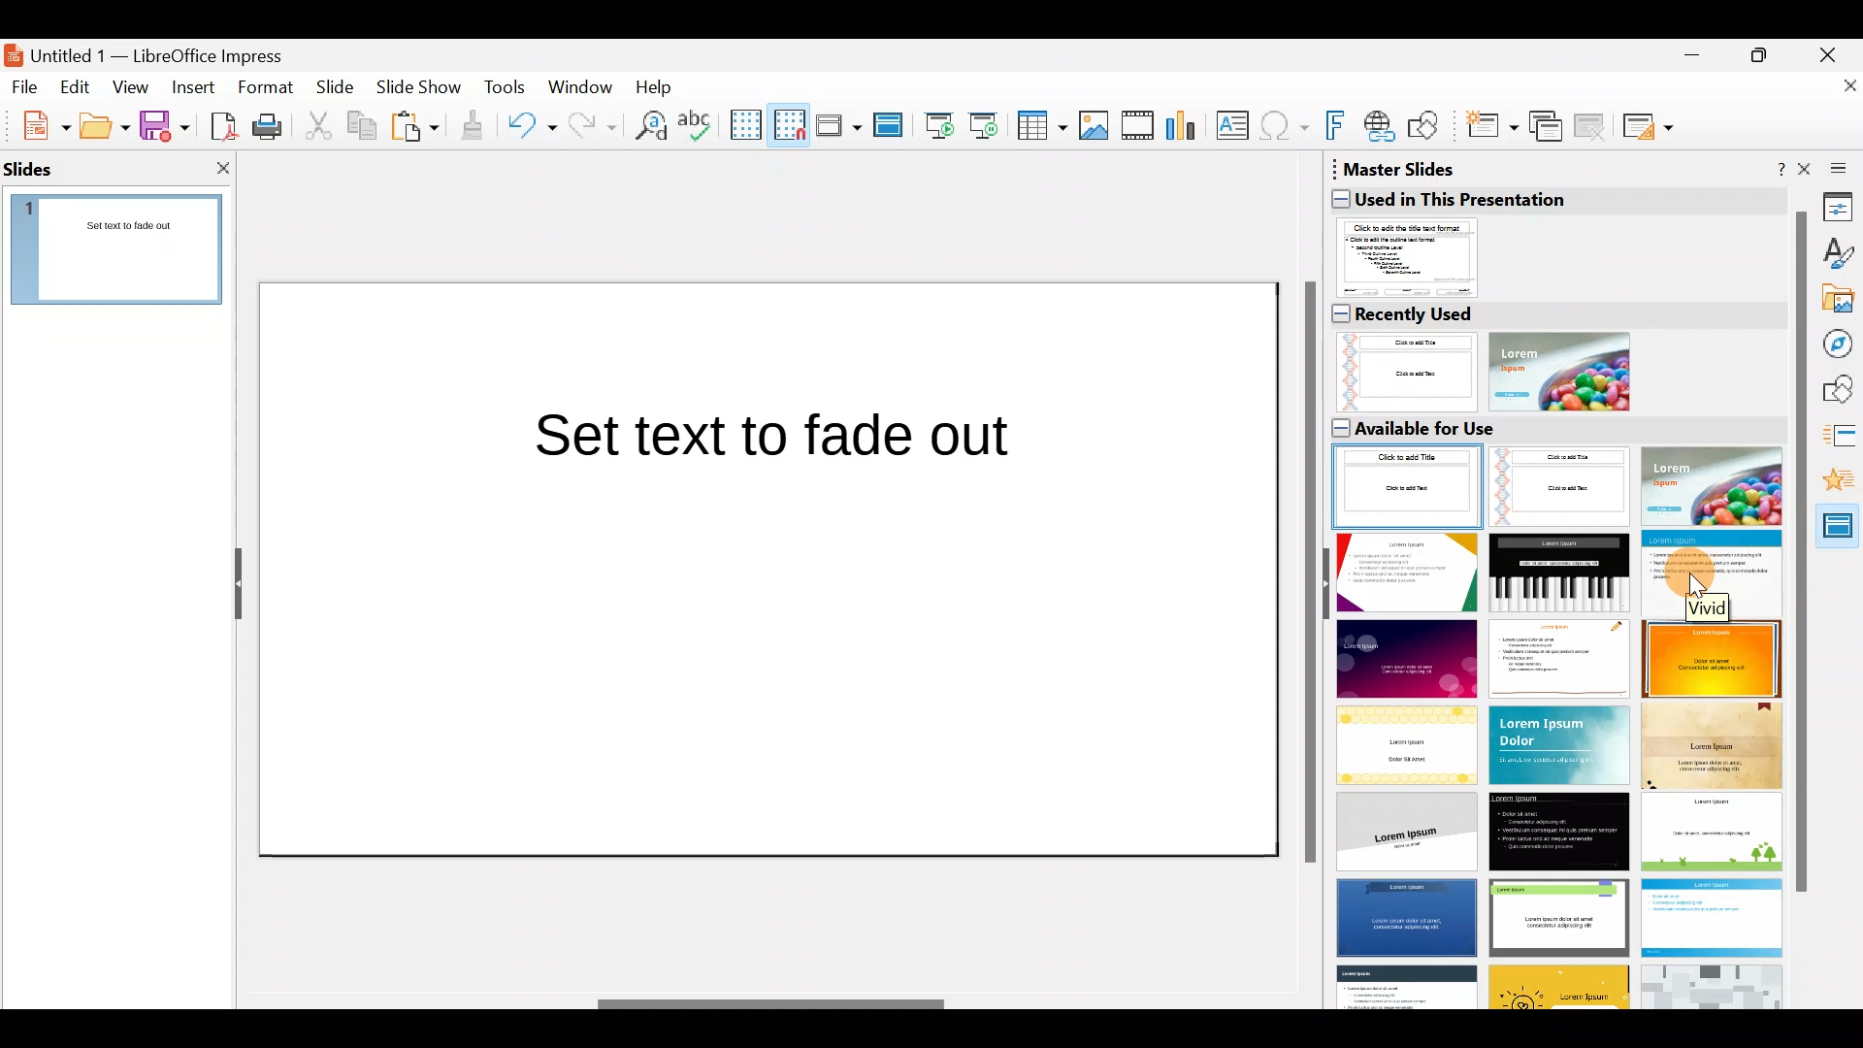  What do you see at coordinates (989, 124) in the screenshot?
I see `Start from current slide` at bounding box center [989, 124].